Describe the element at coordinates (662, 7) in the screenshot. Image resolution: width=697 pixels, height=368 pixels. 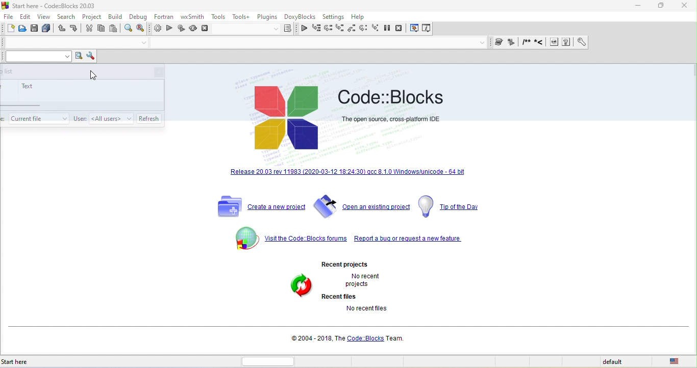
I see `maximize` at that location.